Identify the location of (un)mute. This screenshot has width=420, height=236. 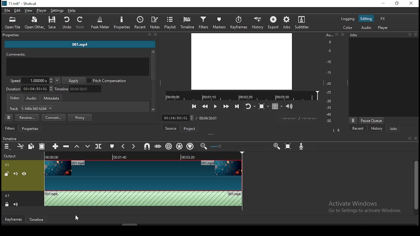
(16, 173).